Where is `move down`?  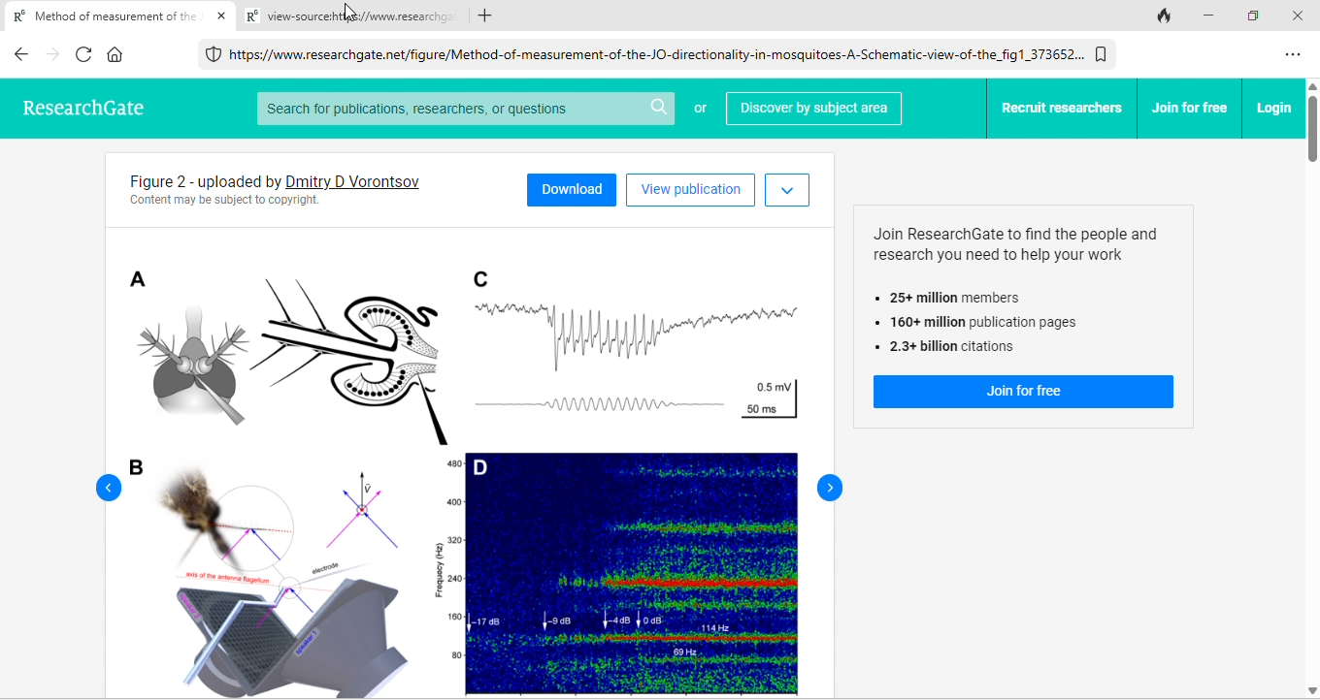
move down is located at coordinates (1312, 689).